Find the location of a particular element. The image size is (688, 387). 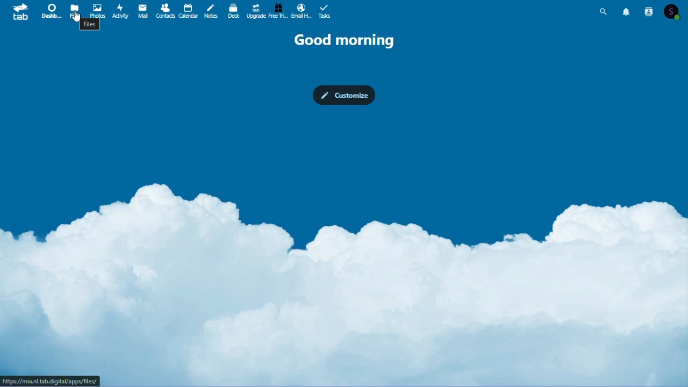

email hosting is located at coordinates (301, 11).